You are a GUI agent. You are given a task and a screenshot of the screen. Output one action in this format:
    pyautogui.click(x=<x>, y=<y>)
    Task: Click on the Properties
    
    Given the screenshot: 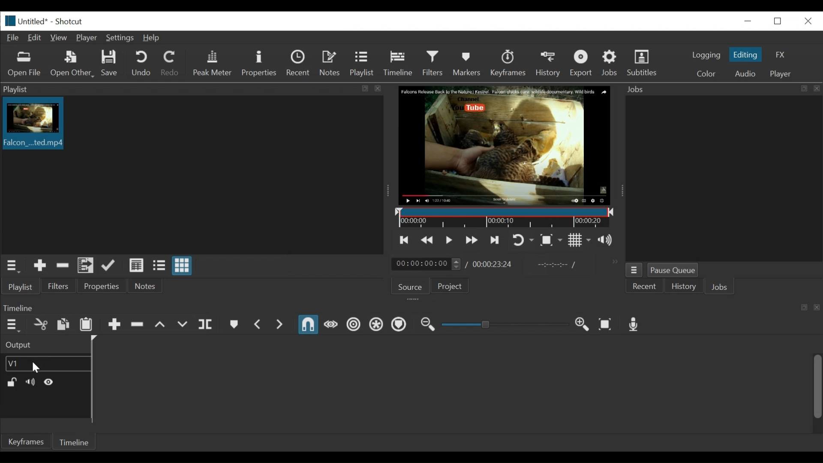 What is the action you would take?
    pyautogui.click(x=259, y=63)
    